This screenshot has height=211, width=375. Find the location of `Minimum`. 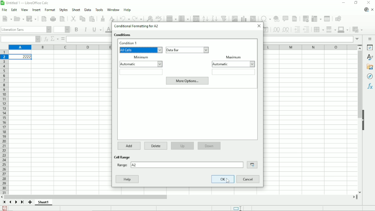

Minimum is located at coordinates (140, 57).